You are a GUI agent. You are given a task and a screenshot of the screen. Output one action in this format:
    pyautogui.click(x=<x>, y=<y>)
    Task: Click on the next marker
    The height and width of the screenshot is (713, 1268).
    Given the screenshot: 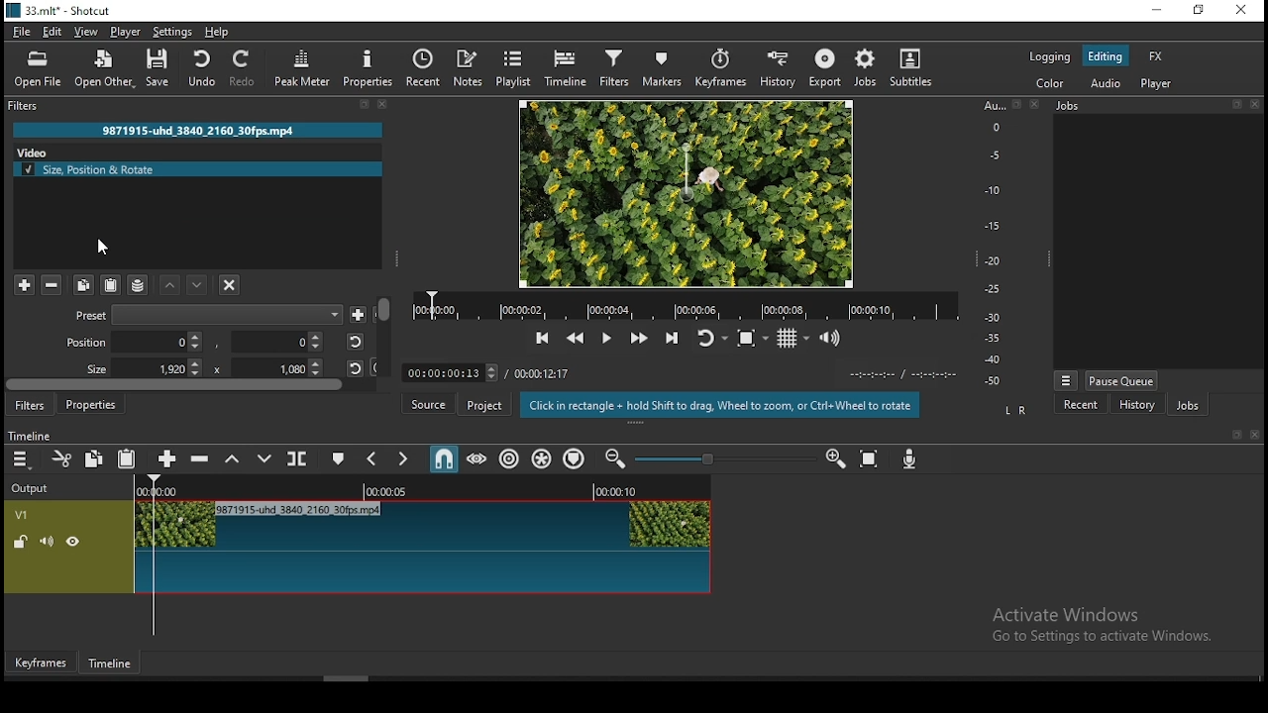 What is the action you would take?
    pyautogui.click(x=404, y=462)
    